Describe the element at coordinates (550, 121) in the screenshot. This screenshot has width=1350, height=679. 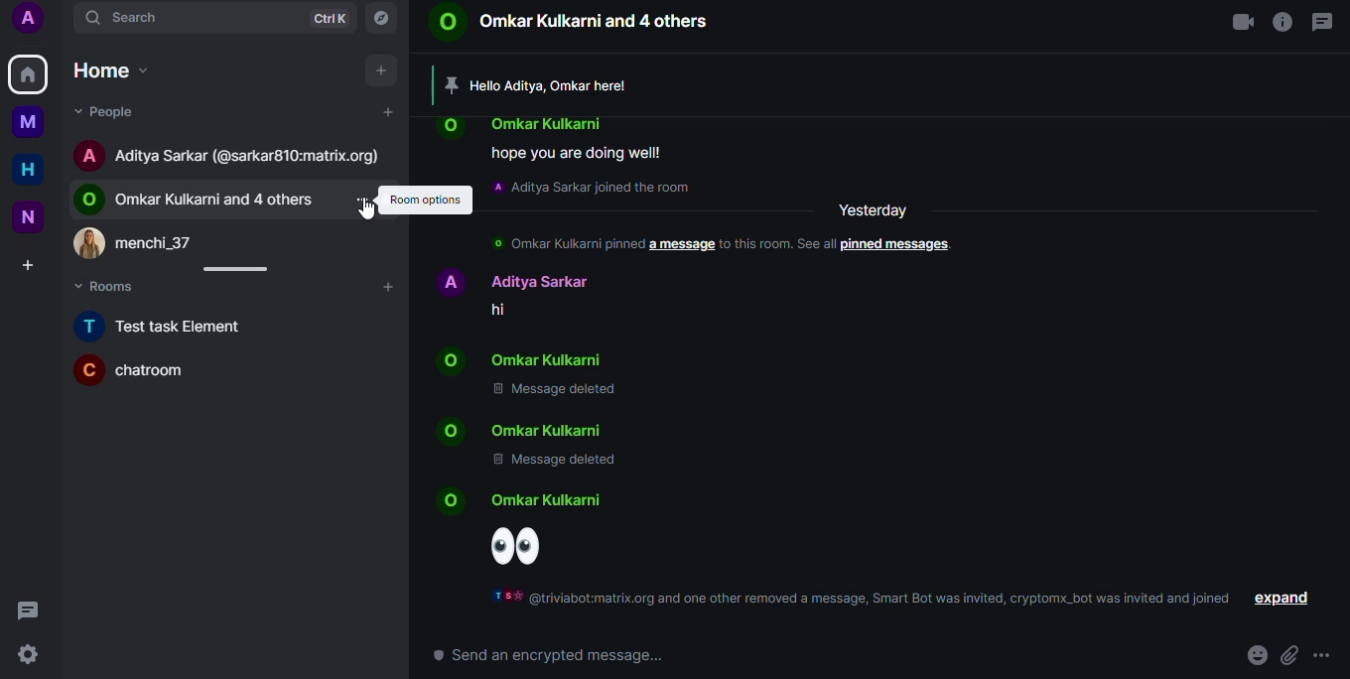
I see `‘Omkar Kulkarni` at that location.